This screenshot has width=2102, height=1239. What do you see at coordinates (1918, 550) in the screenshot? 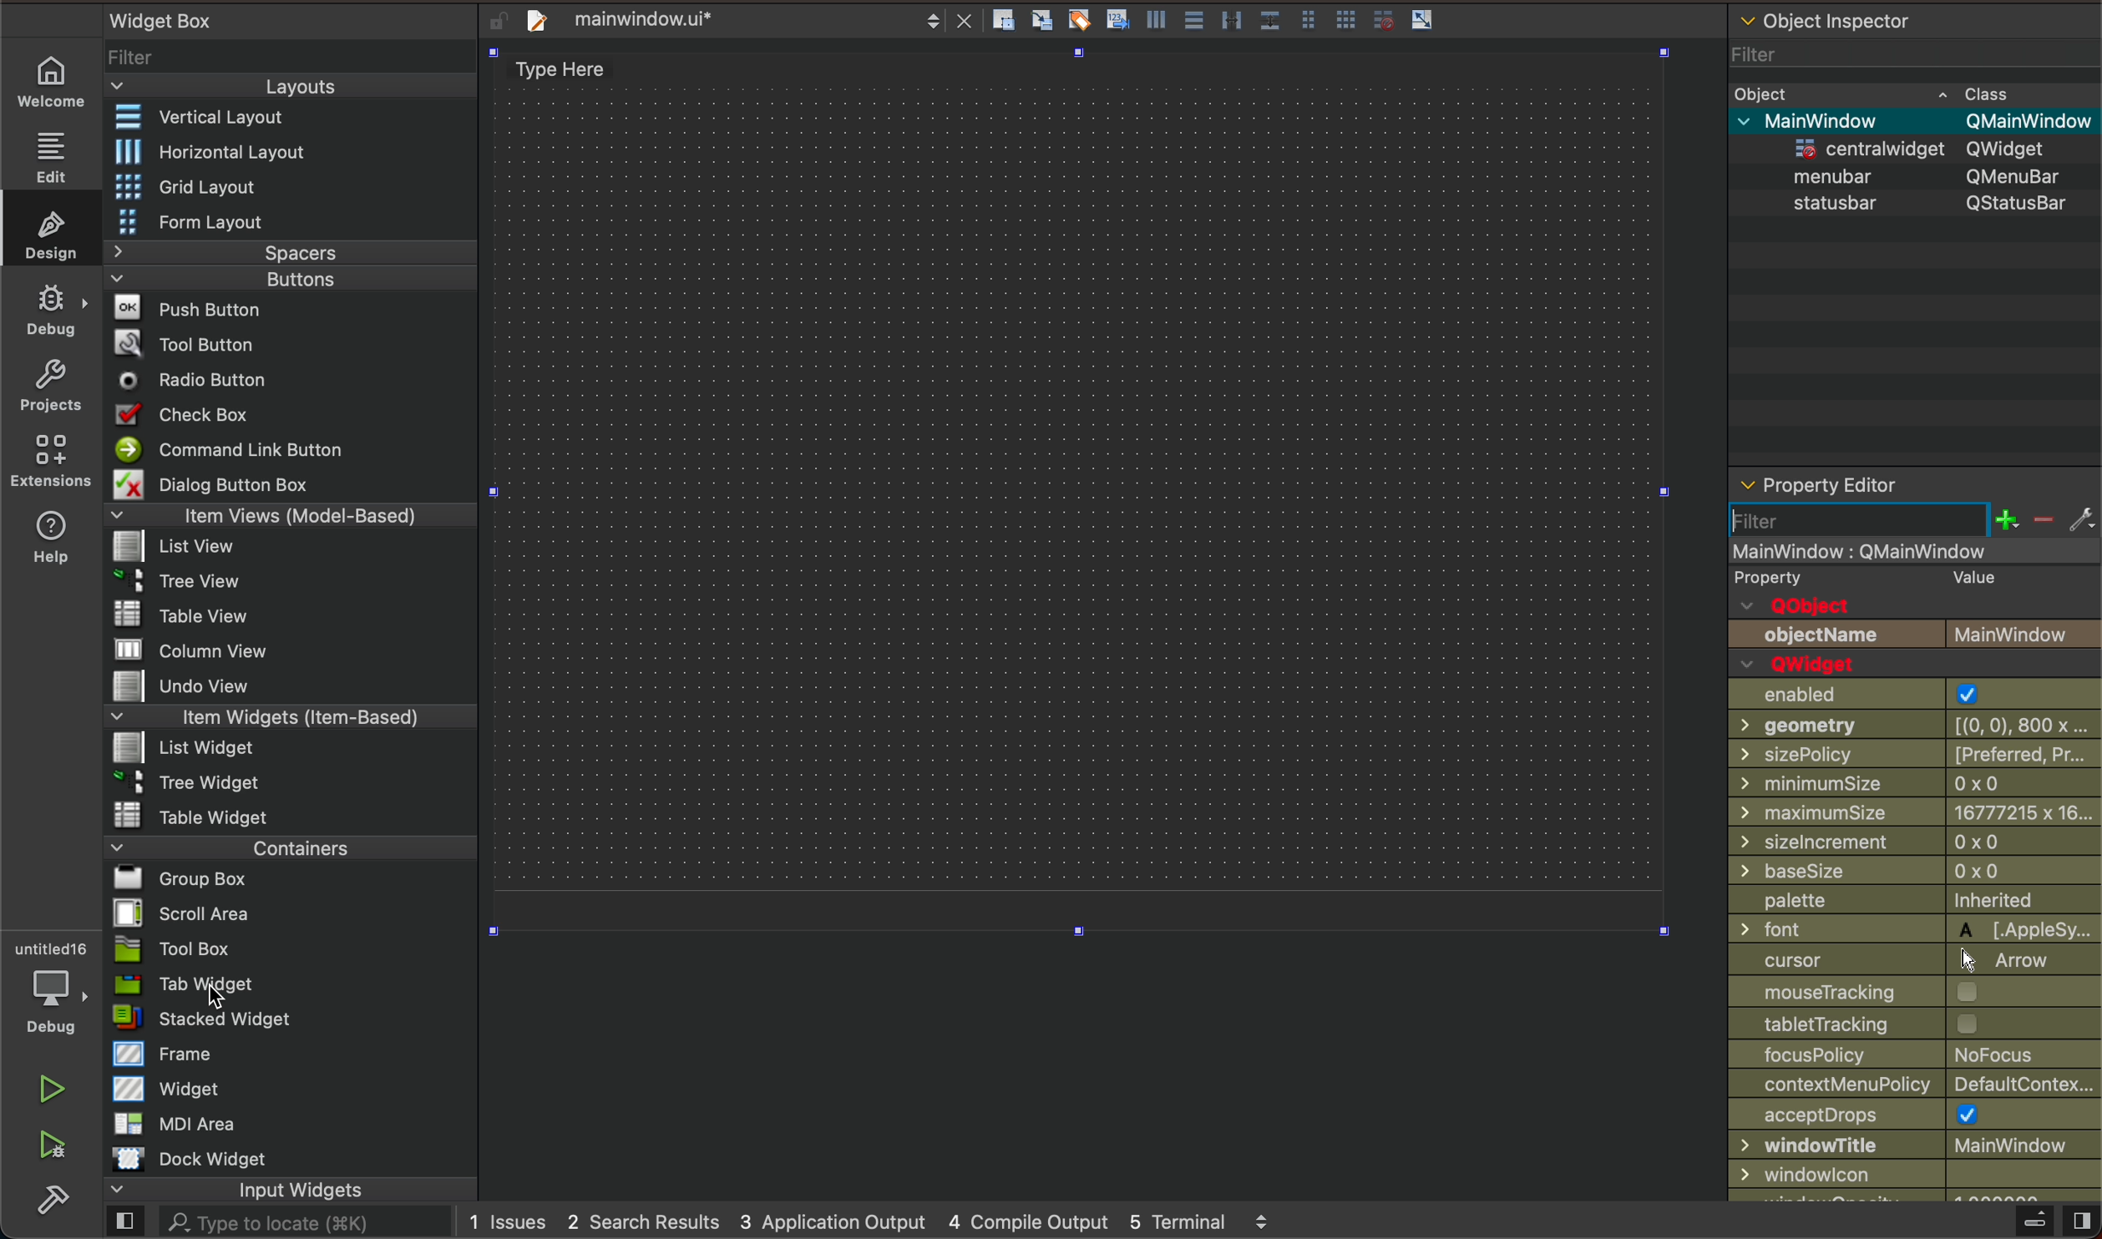
I see `mainwindow` at bounding box center [1918, 550].